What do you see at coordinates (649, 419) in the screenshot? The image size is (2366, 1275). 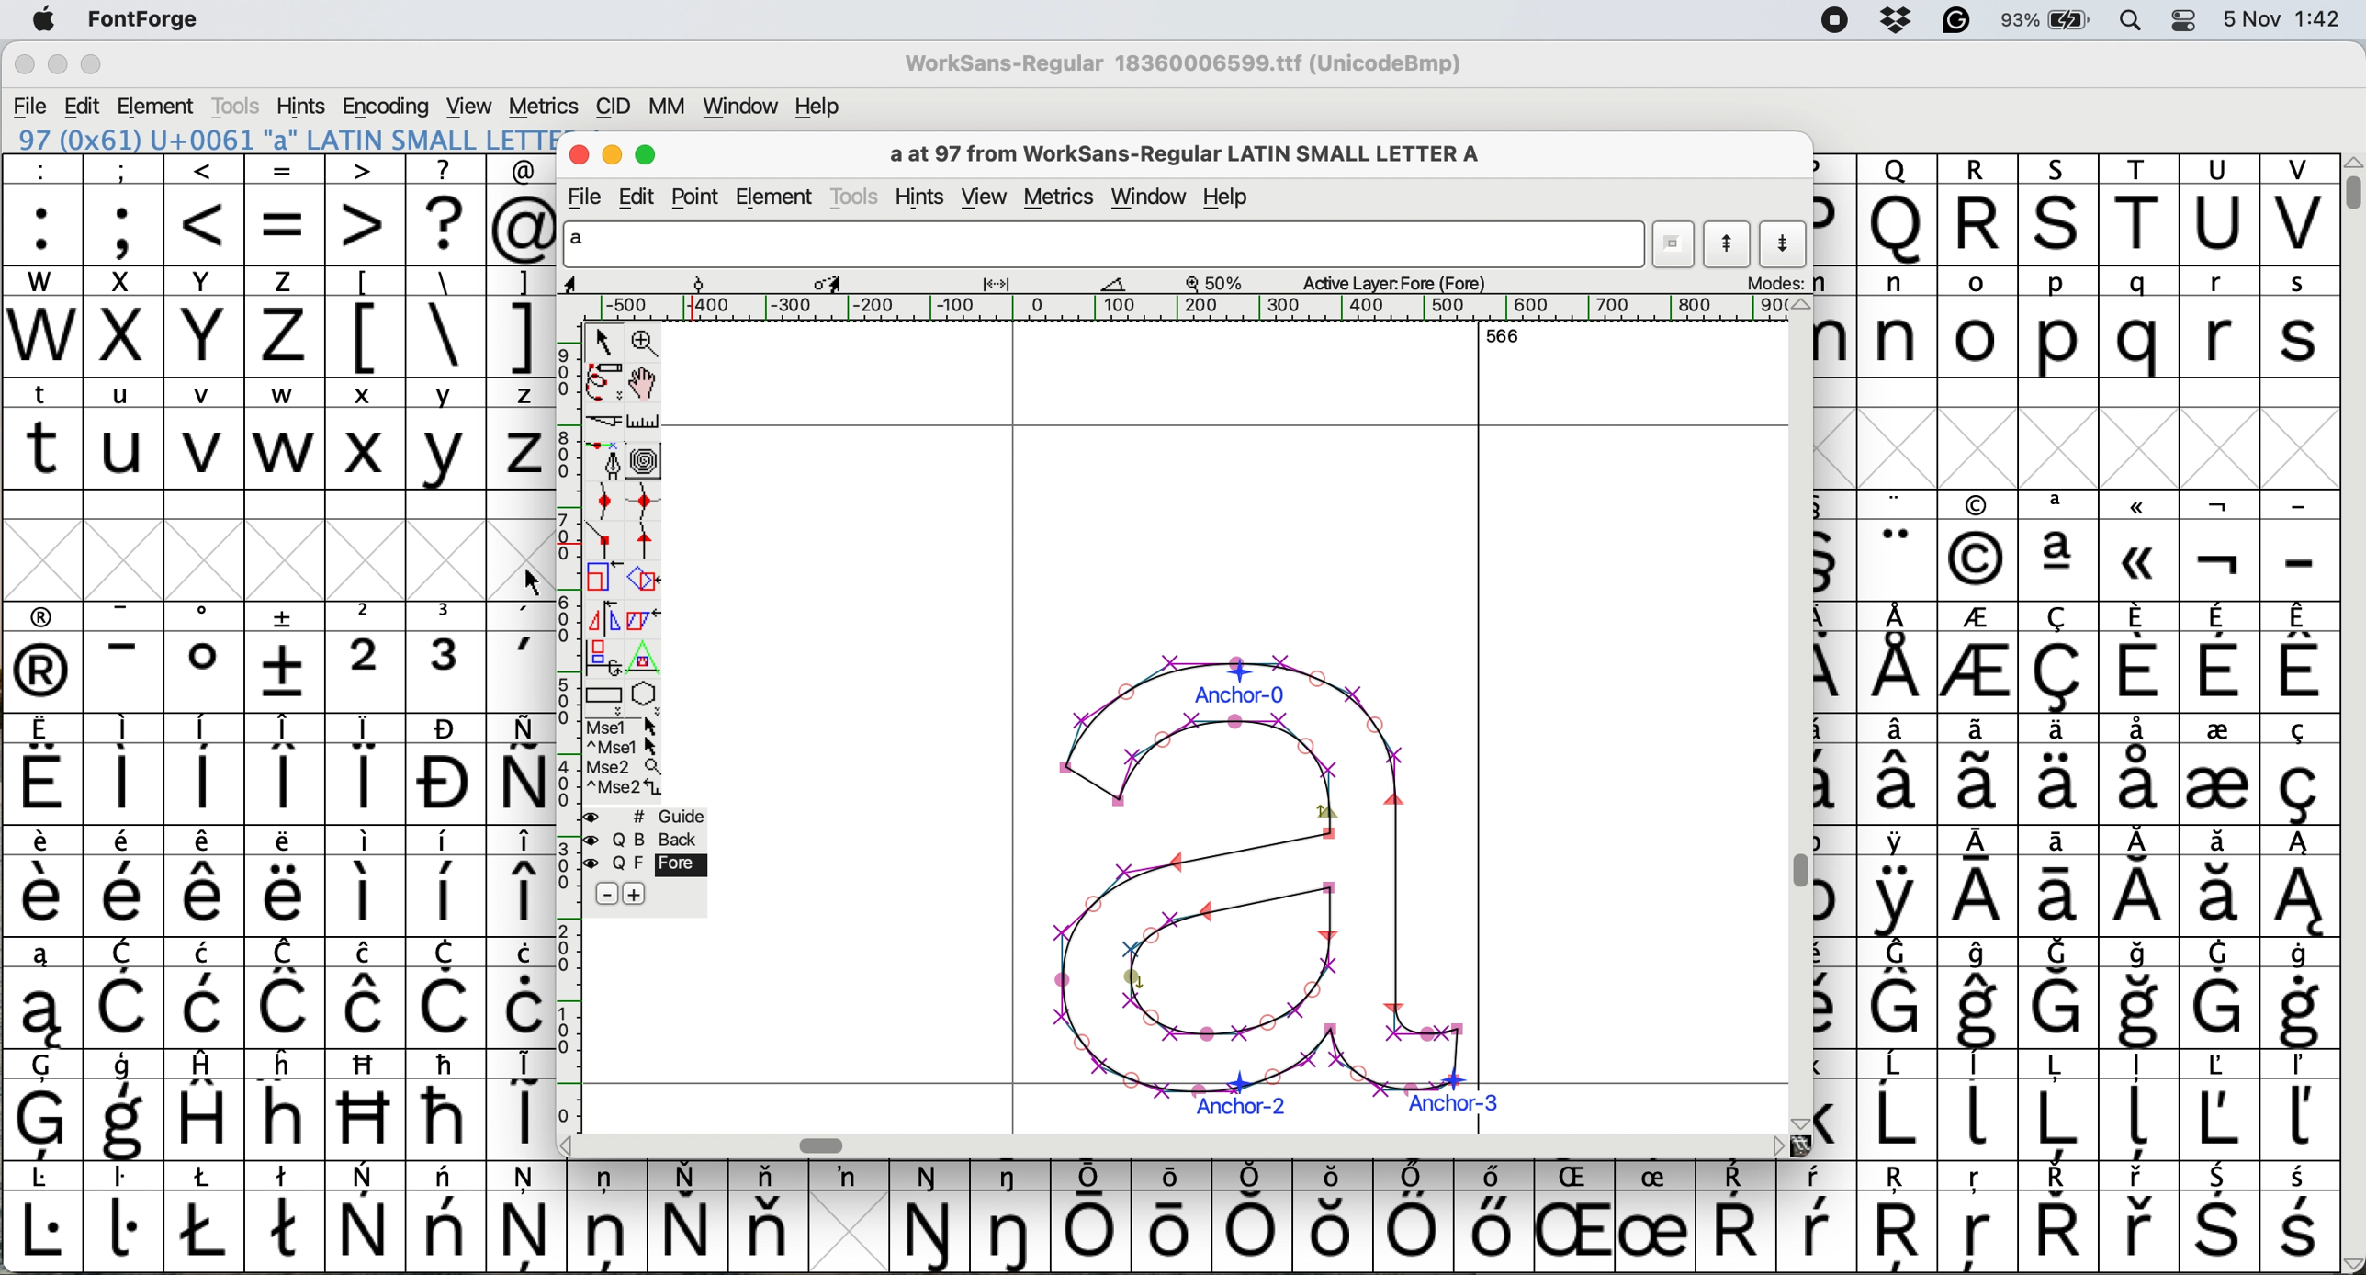 I see `measure distance` at bounding box center [649, 419].